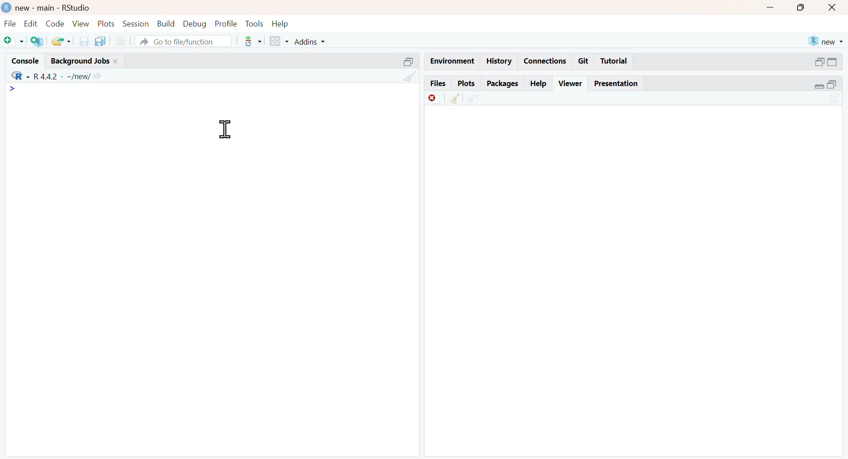 This screenshot has width=848, height=459. Describe the element at coordinates (451, 60) in the screenshot. I see `Environment` at that location.